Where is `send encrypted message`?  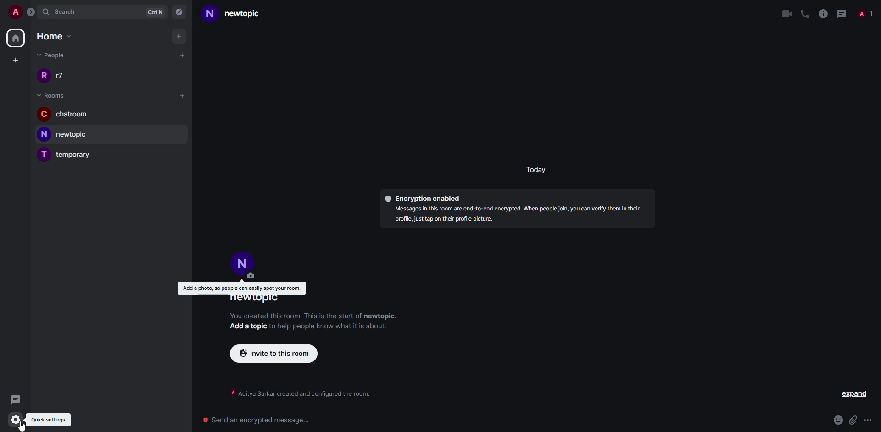 send encrypted message is located at coordinates (259, 419).